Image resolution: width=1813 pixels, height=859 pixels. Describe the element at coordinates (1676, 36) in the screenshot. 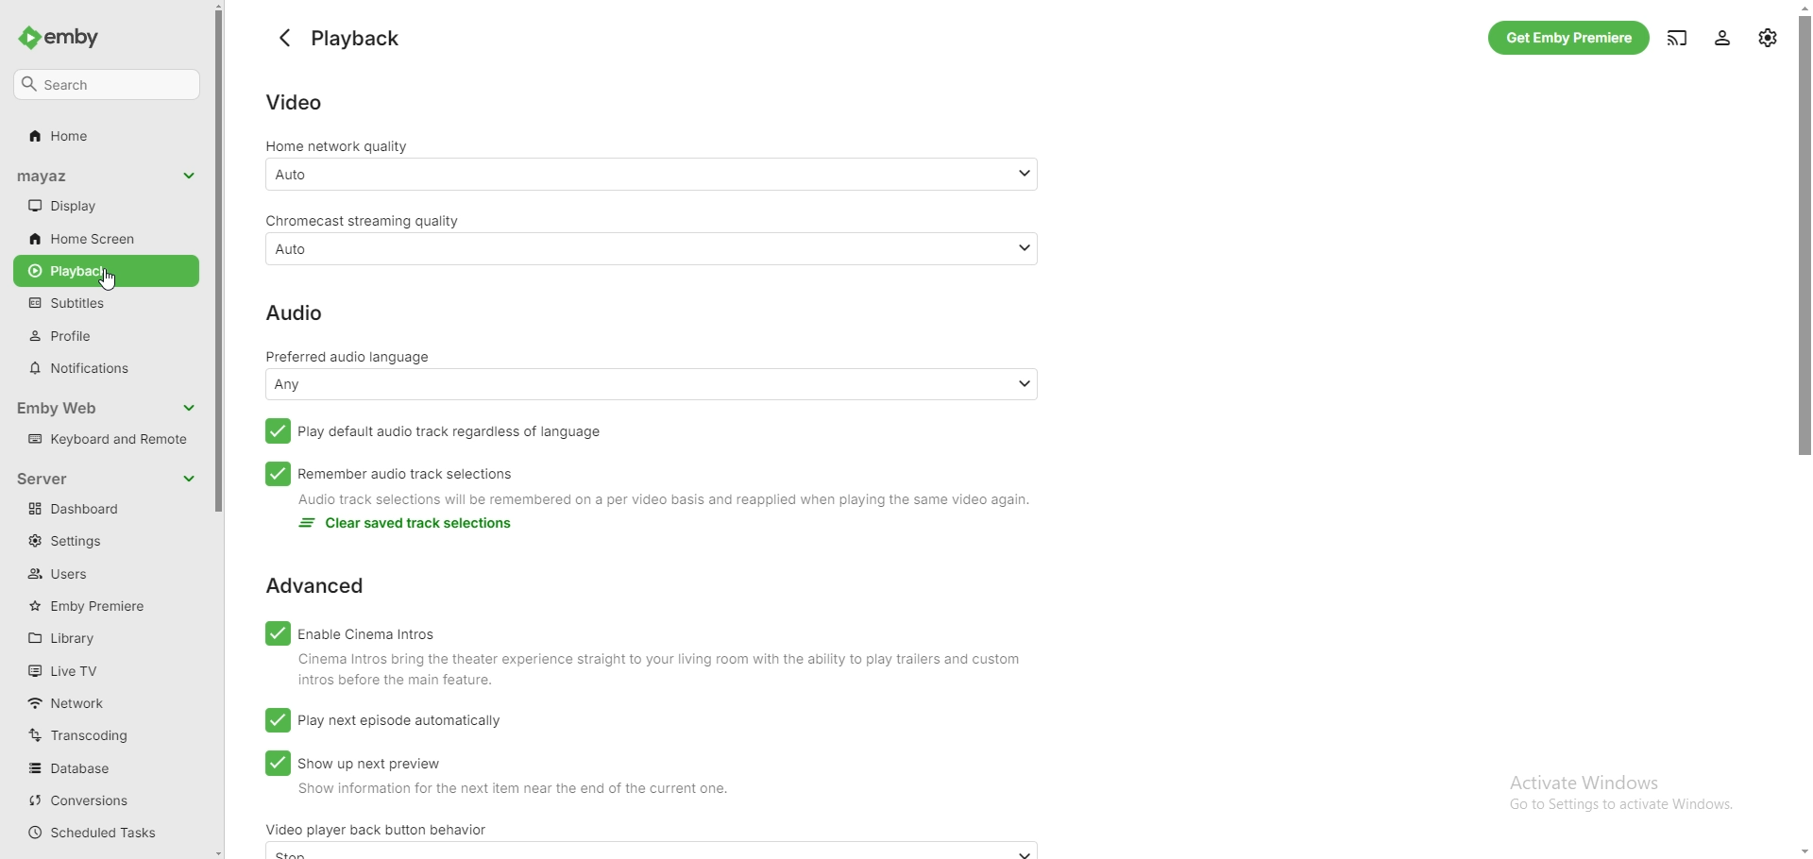

I see `cast` at that location.